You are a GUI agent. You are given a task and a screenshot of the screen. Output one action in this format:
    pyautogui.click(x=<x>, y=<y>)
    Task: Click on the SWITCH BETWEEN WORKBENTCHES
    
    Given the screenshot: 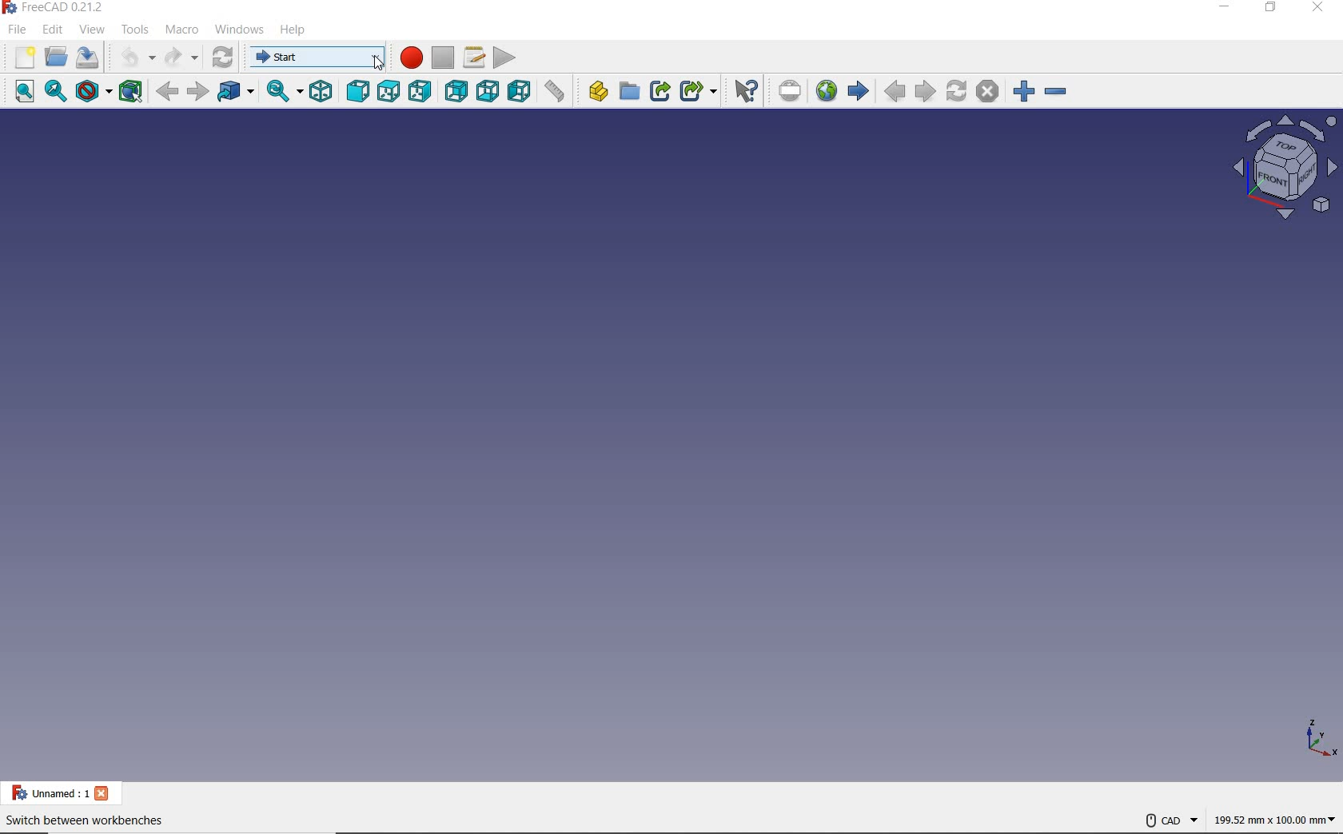 What is the action you would take?
    pyautogui.click(x=90, y=822)
    